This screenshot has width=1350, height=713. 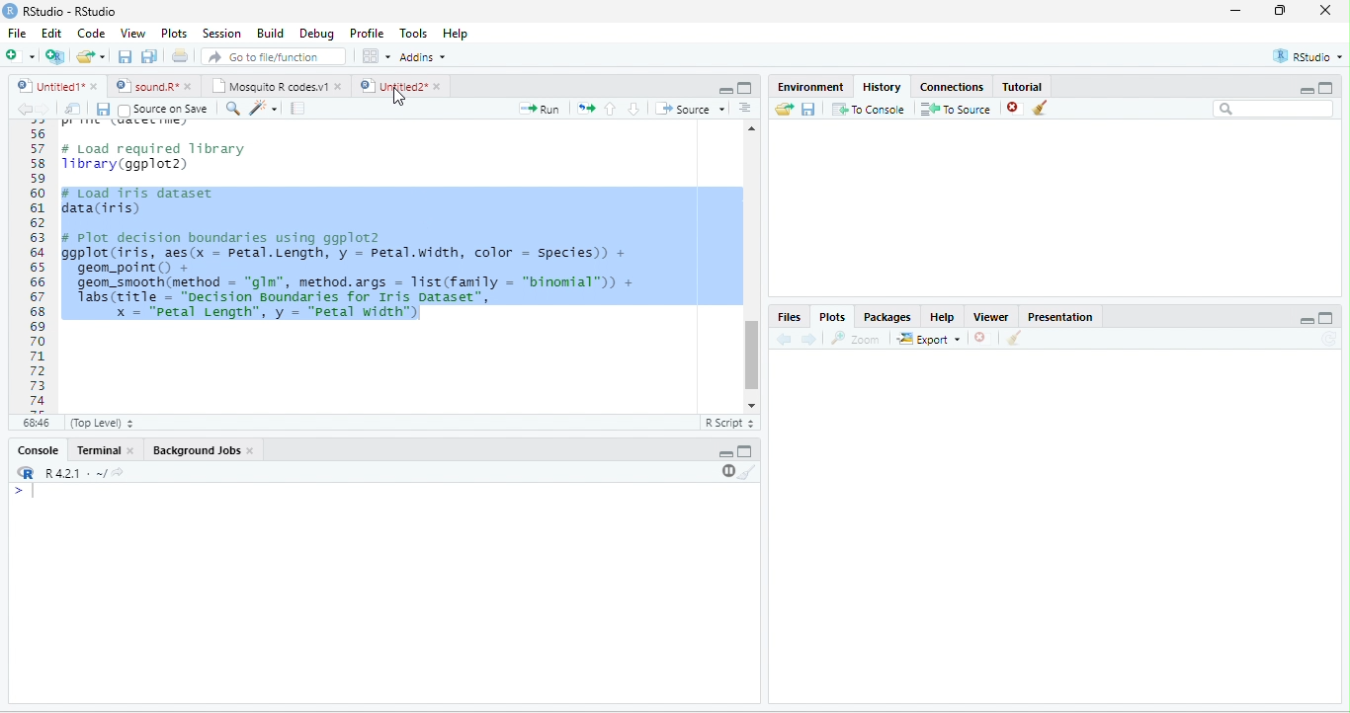 What do you see at coordinates (929, 340) in the screenshot?
I see `Export` at bounding box center [929, 340].